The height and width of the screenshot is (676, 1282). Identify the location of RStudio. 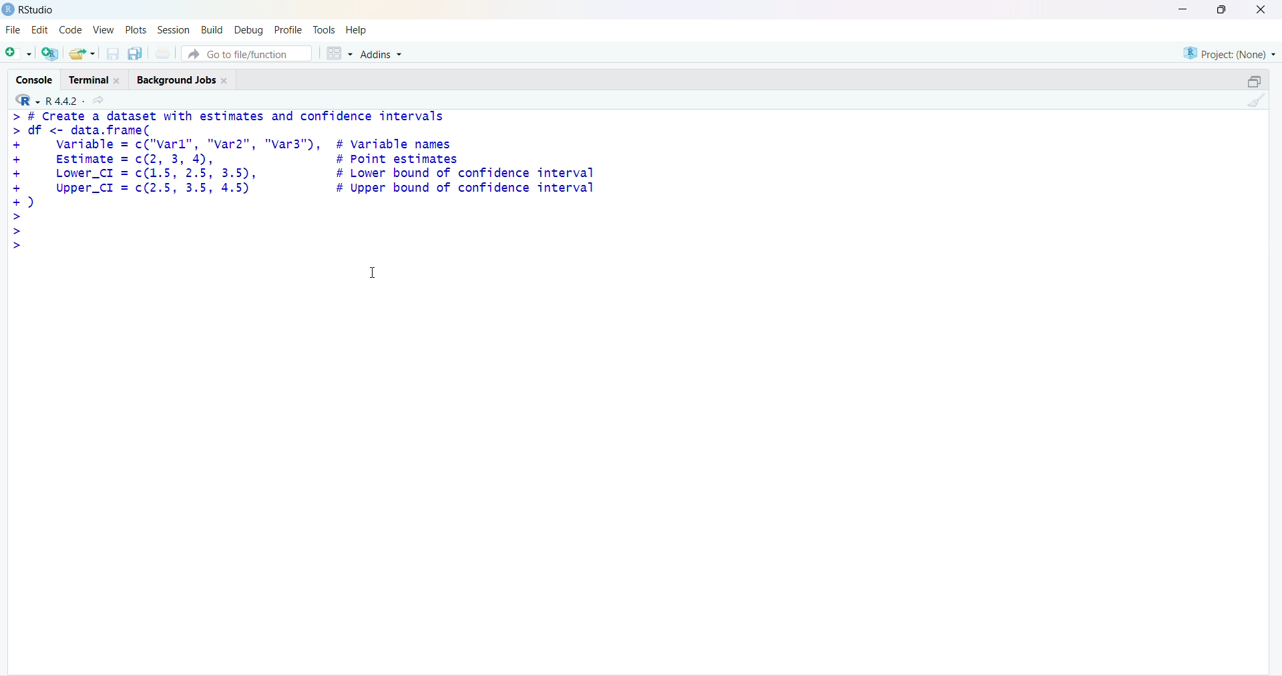
(34, 10).